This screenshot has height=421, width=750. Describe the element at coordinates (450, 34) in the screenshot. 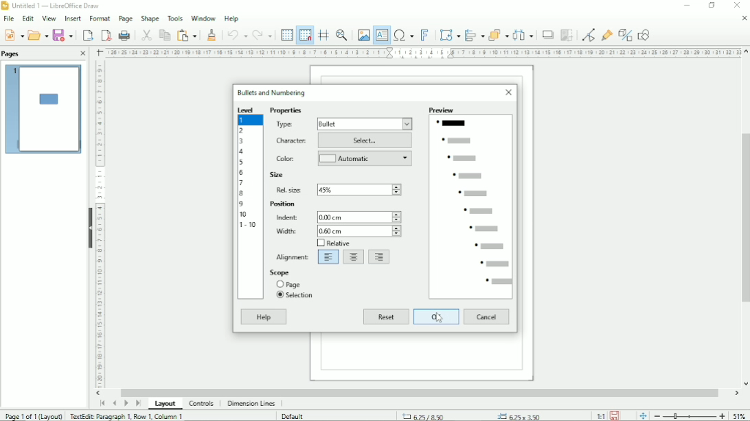

I see `Transformation` at that location.